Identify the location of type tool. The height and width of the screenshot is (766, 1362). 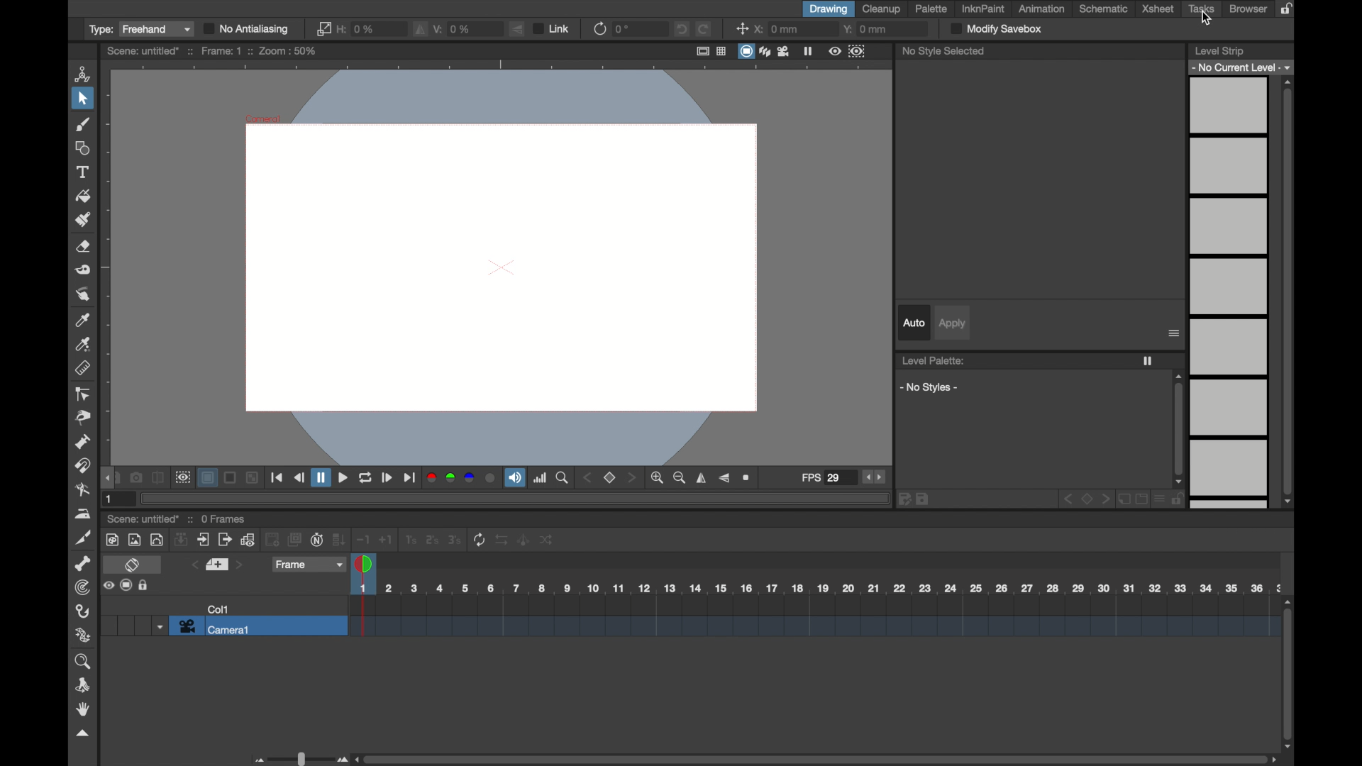
(84, 172).